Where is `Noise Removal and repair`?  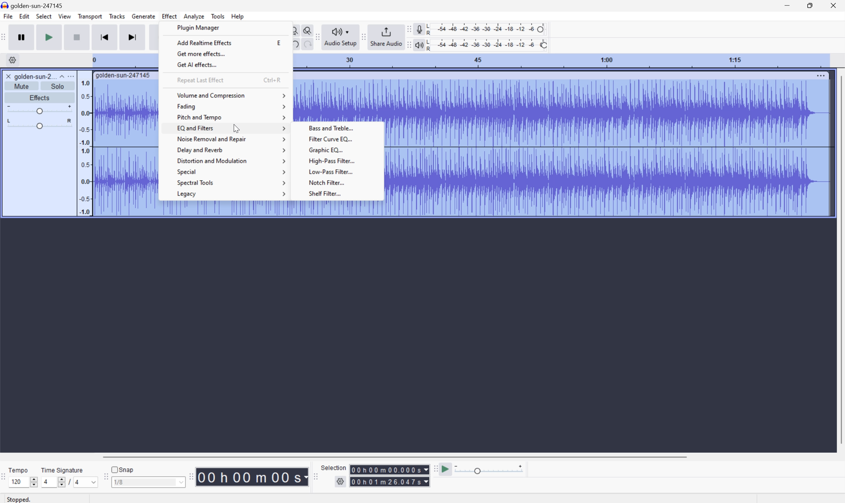 Noise Removal and repair is located at coordinates (231, 139).